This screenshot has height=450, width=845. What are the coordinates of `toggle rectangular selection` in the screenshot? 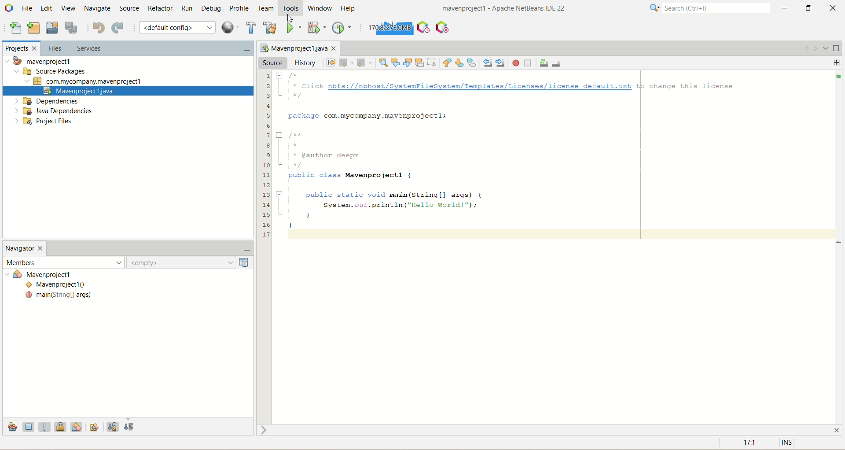 It's located at (433, 62).